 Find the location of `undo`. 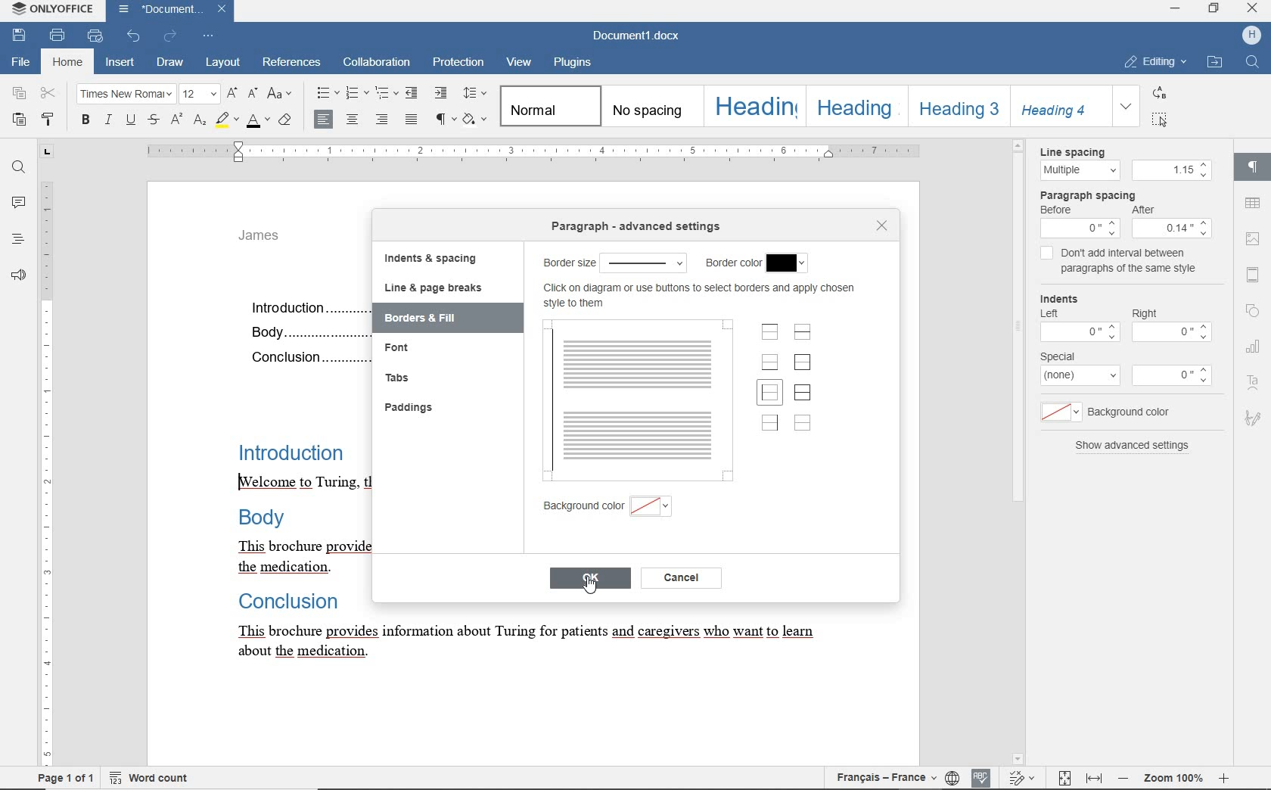

undo is located at coordinates (131, 36).